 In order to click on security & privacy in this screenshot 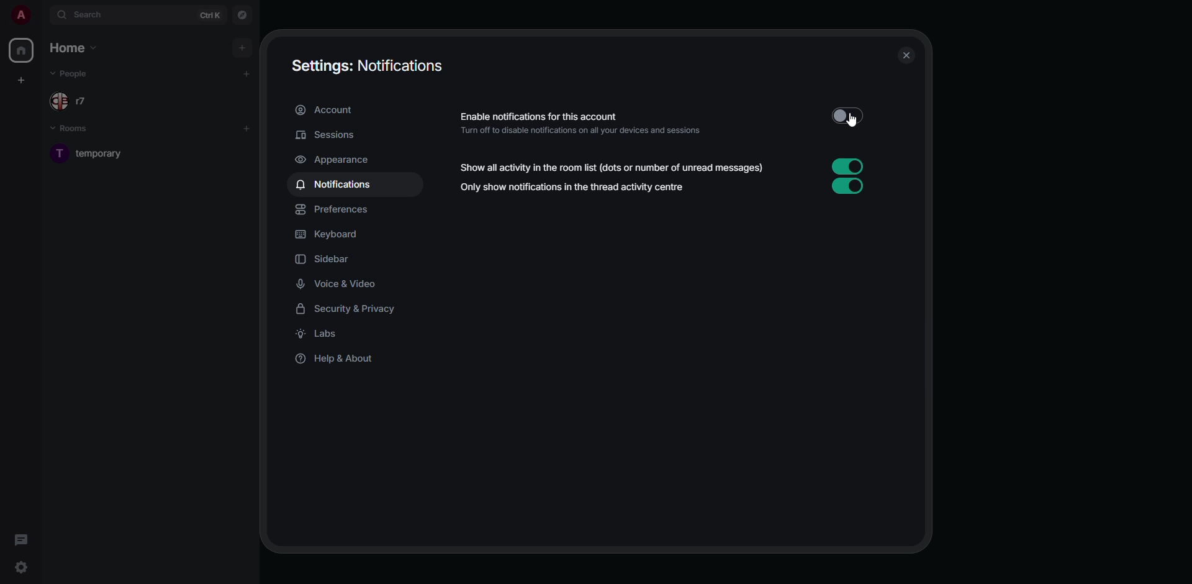, I will do `click(351, 309)`.